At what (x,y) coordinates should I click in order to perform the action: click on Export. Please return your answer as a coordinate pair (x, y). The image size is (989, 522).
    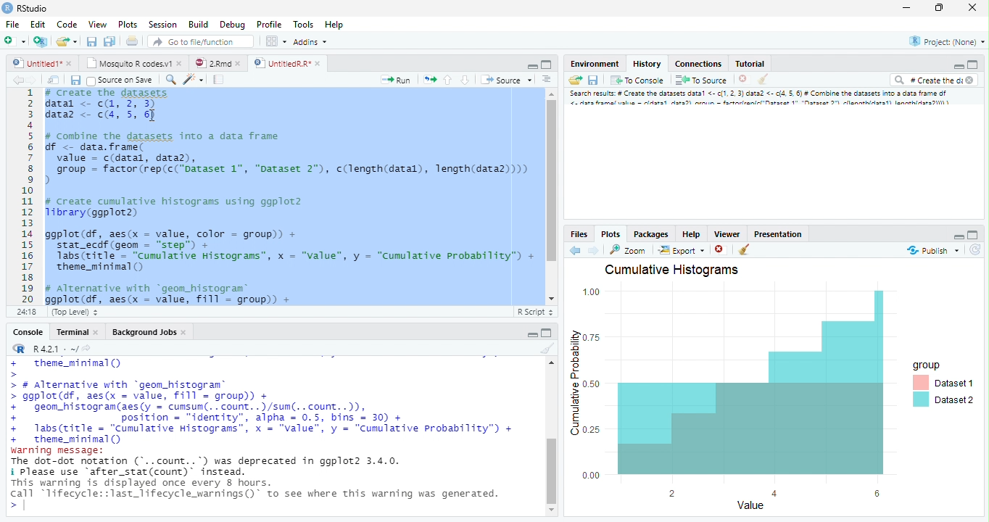
    Looking at the image, I should click on (682, 250).